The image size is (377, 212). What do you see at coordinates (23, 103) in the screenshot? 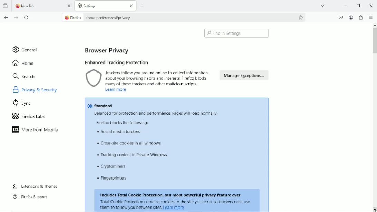
I see `sync` at bounding box center [23, 103].